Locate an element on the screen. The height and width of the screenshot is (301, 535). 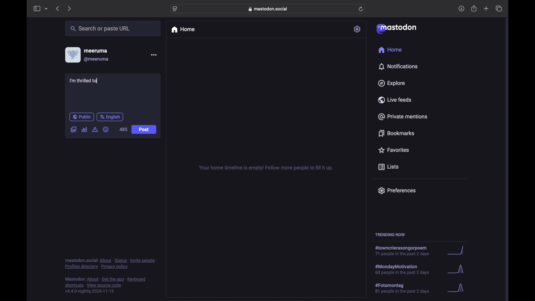
footnote is located at coordinates (106, 285).